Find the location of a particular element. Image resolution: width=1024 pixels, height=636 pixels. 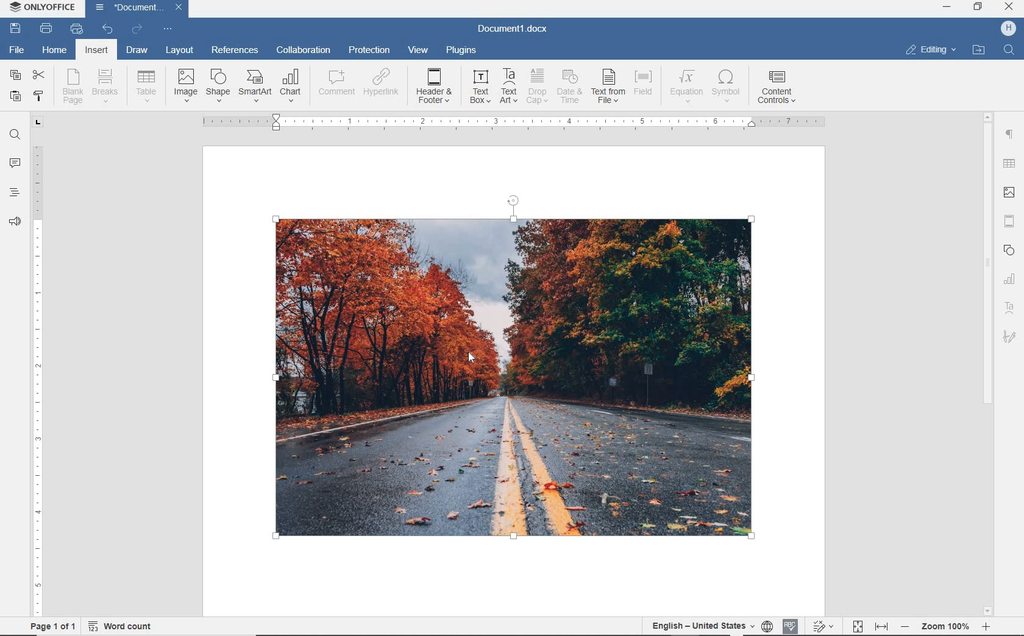

restore  is located at coordinates (978, 7).